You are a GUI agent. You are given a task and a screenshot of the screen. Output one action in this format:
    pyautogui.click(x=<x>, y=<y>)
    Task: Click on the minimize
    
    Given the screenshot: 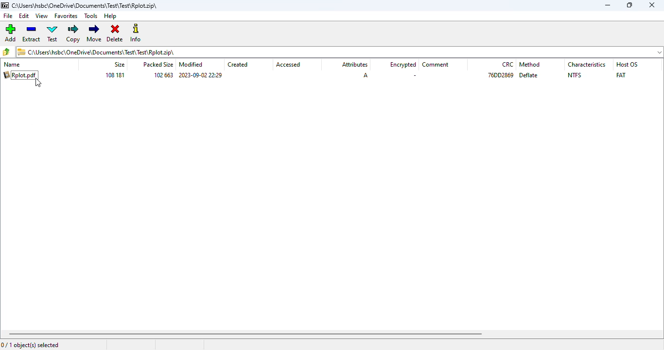 What is the action you would take?
    pyautogui.click(x=607, y=5)
    